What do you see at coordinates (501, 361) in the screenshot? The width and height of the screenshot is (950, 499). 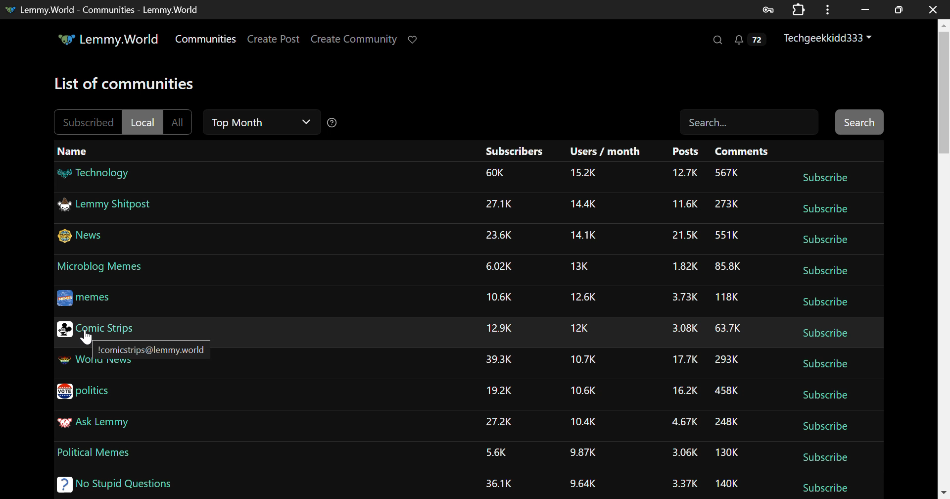 I see `Amount` at bounding box center [501, 361].